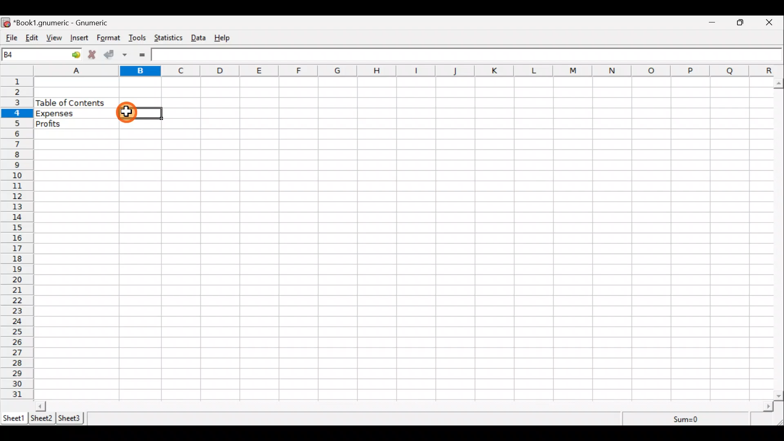 This screenshot has height=441, width=784. Describe the element at coordinates (73, 125) in the screenshot. I see `Profits` at that location.